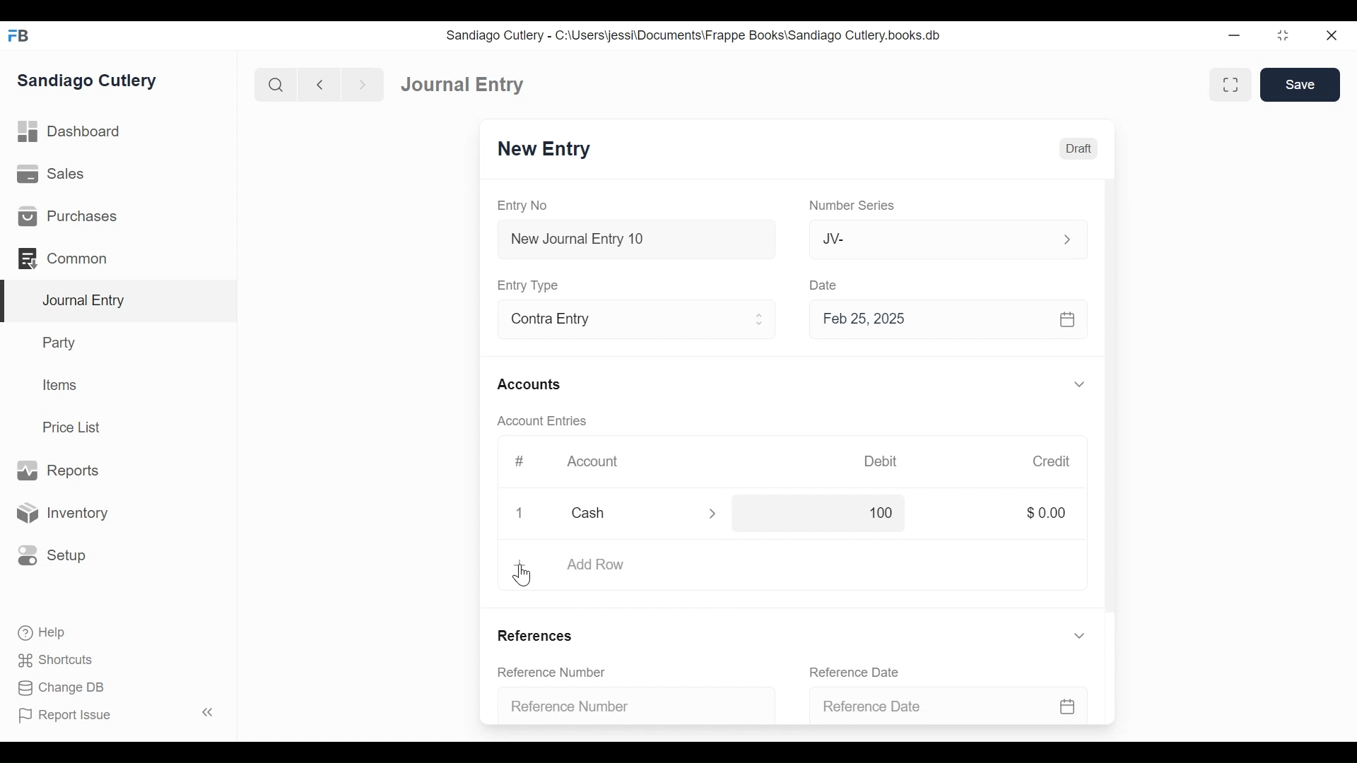 This screenshot has height=763, width=1357. Describe the element at coordinates (930, 239) in the screenshot. I see `JV-` at that location.